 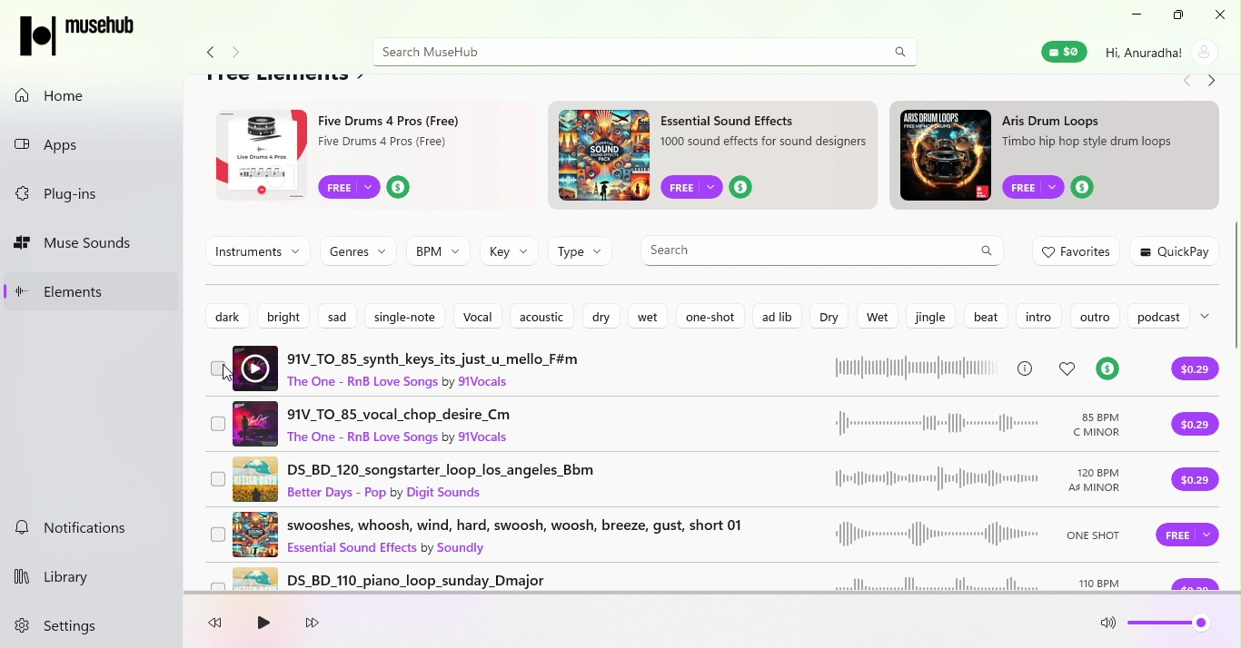 I want to click on Favorites, so click(x=1078, y=252).